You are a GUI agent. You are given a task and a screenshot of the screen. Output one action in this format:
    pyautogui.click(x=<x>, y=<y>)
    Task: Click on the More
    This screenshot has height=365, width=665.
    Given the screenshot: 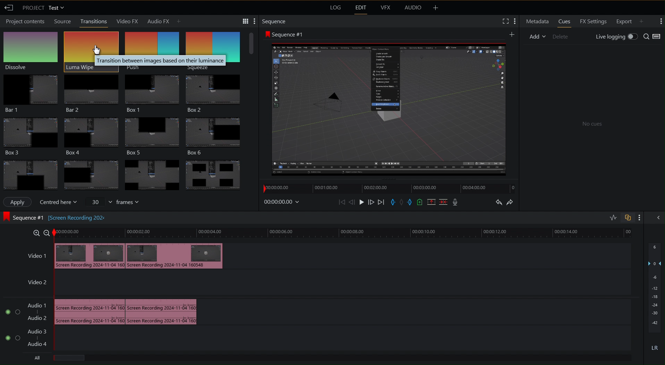 What is the action you would take?
    pyautogui.click(x=436, y=8)
    